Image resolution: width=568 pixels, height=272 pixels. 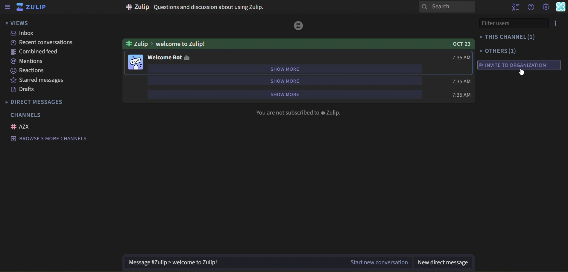 I want to click on menu, so click(x=559, y=23).